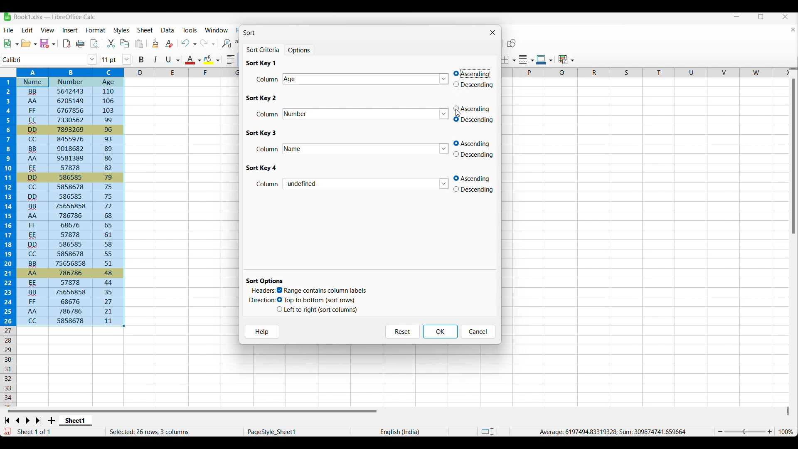  Describe the element at coordinates (80, 44) in the screenshot. I see `Print` at that location.